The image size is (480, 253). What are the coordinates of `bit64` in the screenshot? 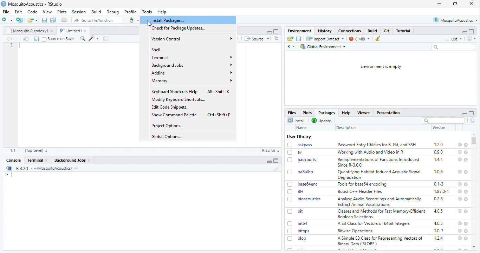 It's located at (303, 223).